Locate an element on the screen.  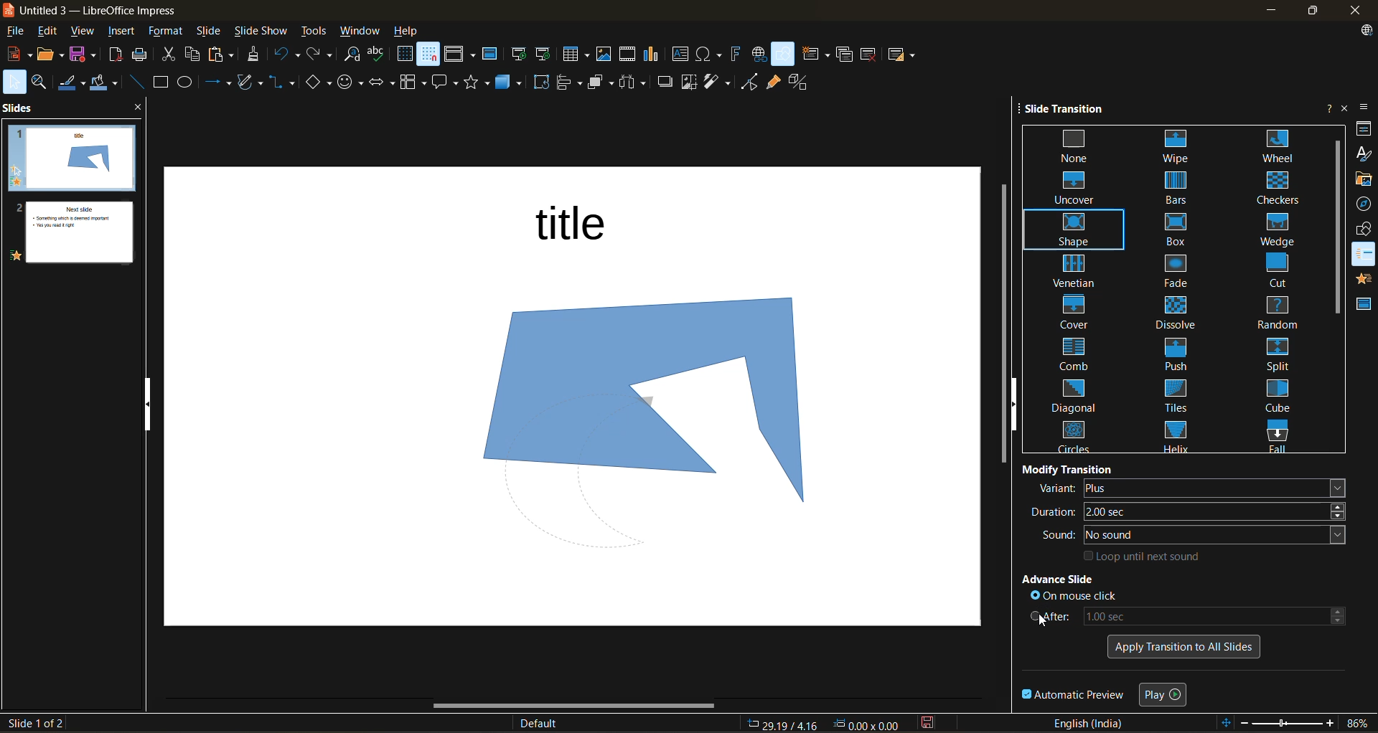
insert special characters is located at coordinates (711, 55).